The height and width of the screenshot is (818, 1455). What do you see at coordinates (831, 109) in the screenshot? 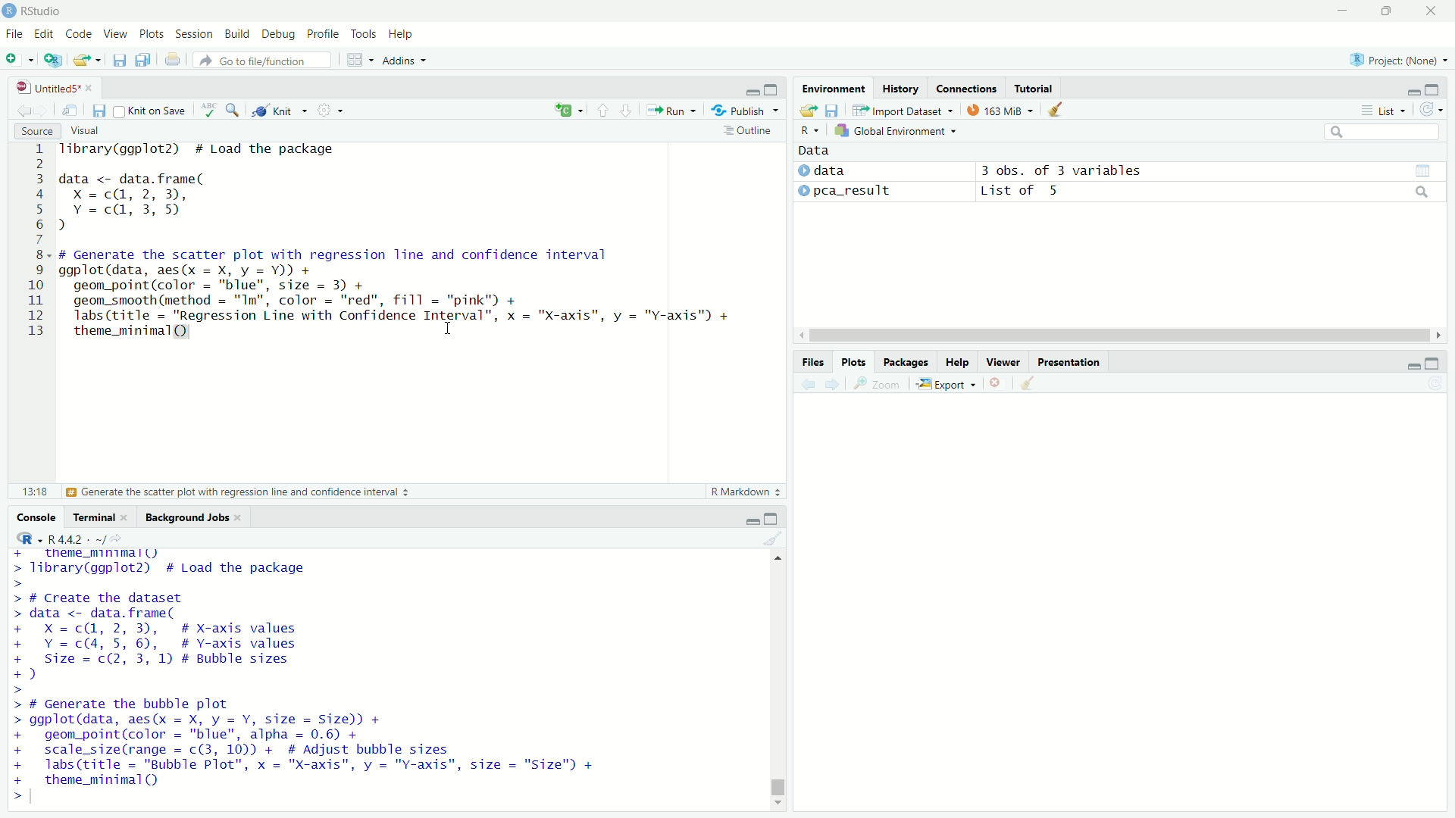
I see `Save workspace as` at bounding box center [831, 109].